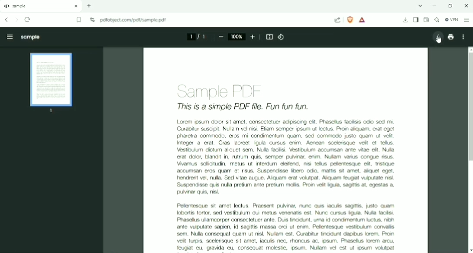  I want to click on Bookmark this tab, so click(79, 20).